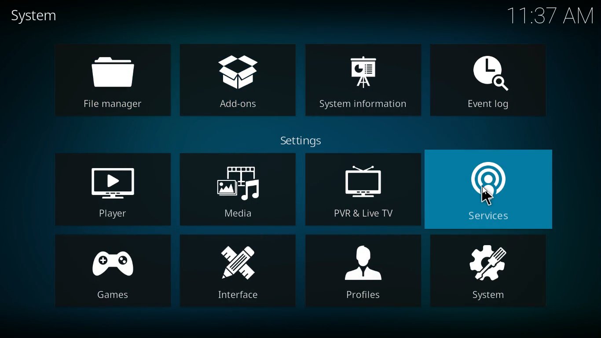 This screenshot has width=601, height=338. What do you see at coordinates (361, 189) in the screenshot?
I see `pvr & live tv` at bounding box center [361, 189].